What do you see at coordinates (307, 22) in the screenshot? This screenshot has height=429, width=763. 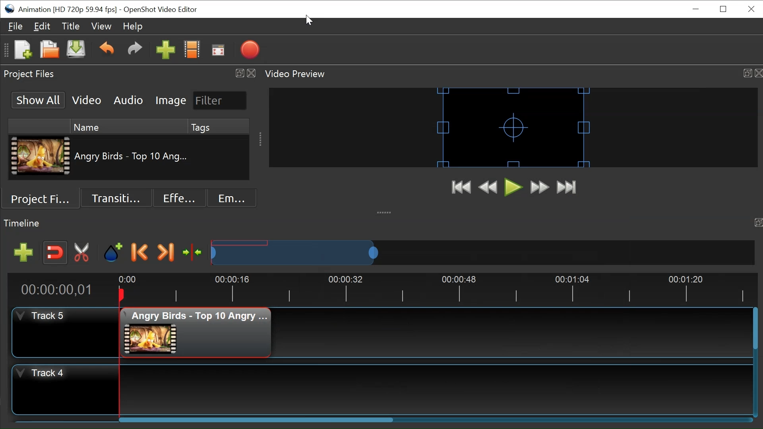 I see `Cursor` at bounding box center [307, 22].